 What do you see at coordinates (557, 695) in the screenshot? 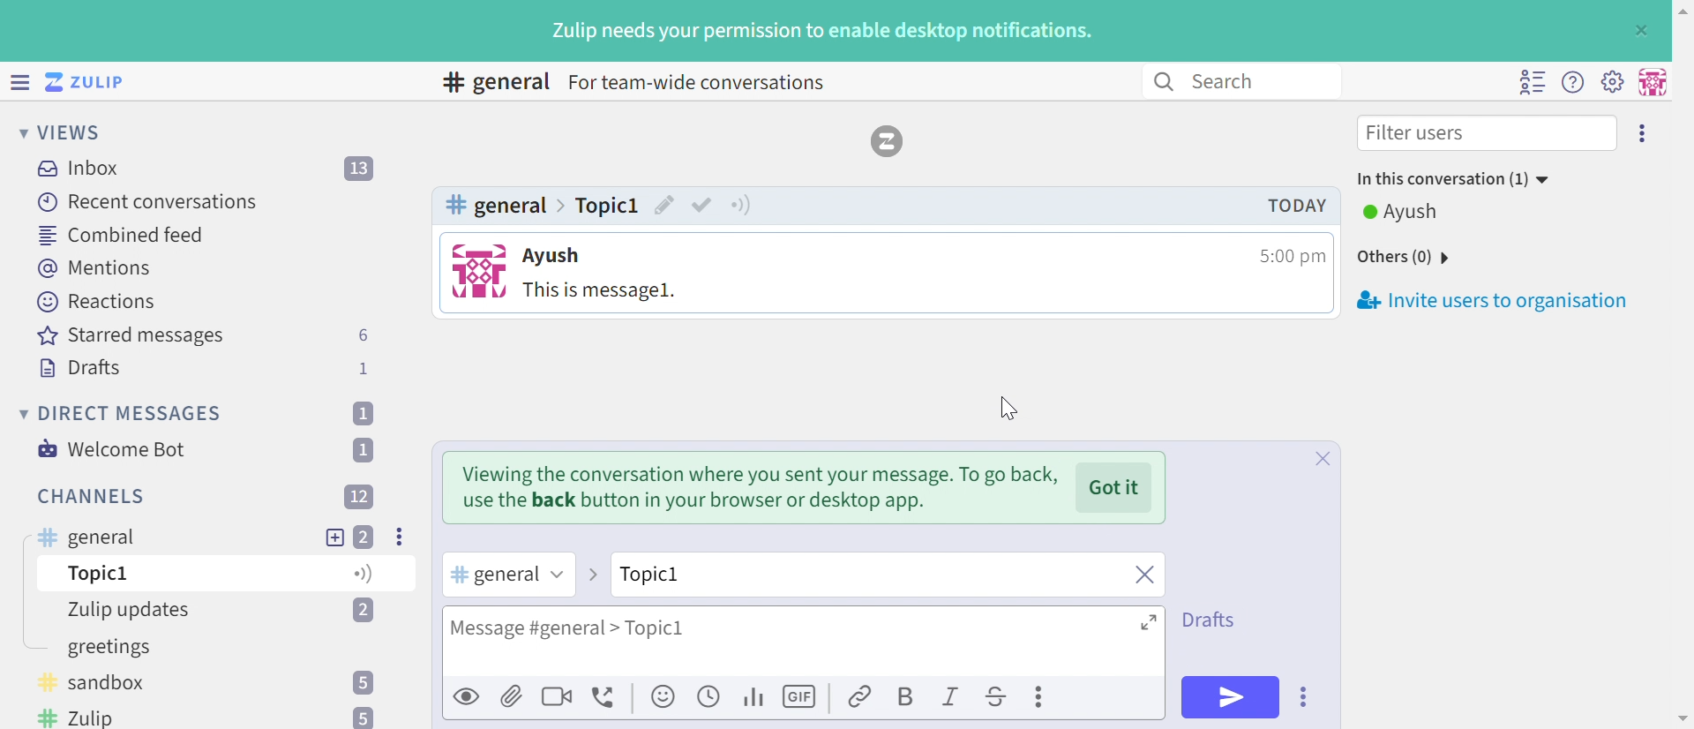
I see `Add video call` at bounding box center [557, 695].